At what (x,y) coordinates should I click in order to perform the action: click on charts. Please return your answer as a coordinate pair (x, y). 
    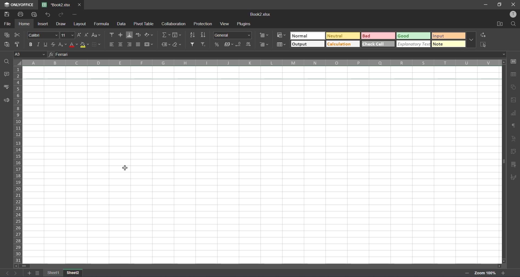
    Looking at the image, I should click on (513, 113).